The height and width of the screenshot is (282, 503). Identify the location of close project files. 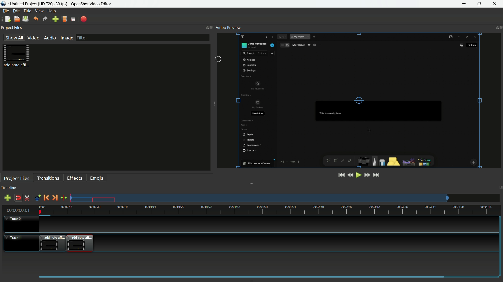
(212, 27).